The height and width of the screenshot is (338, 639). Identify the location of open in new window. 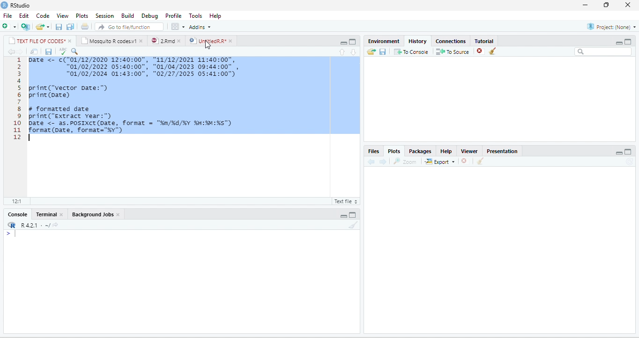
(35, 51).